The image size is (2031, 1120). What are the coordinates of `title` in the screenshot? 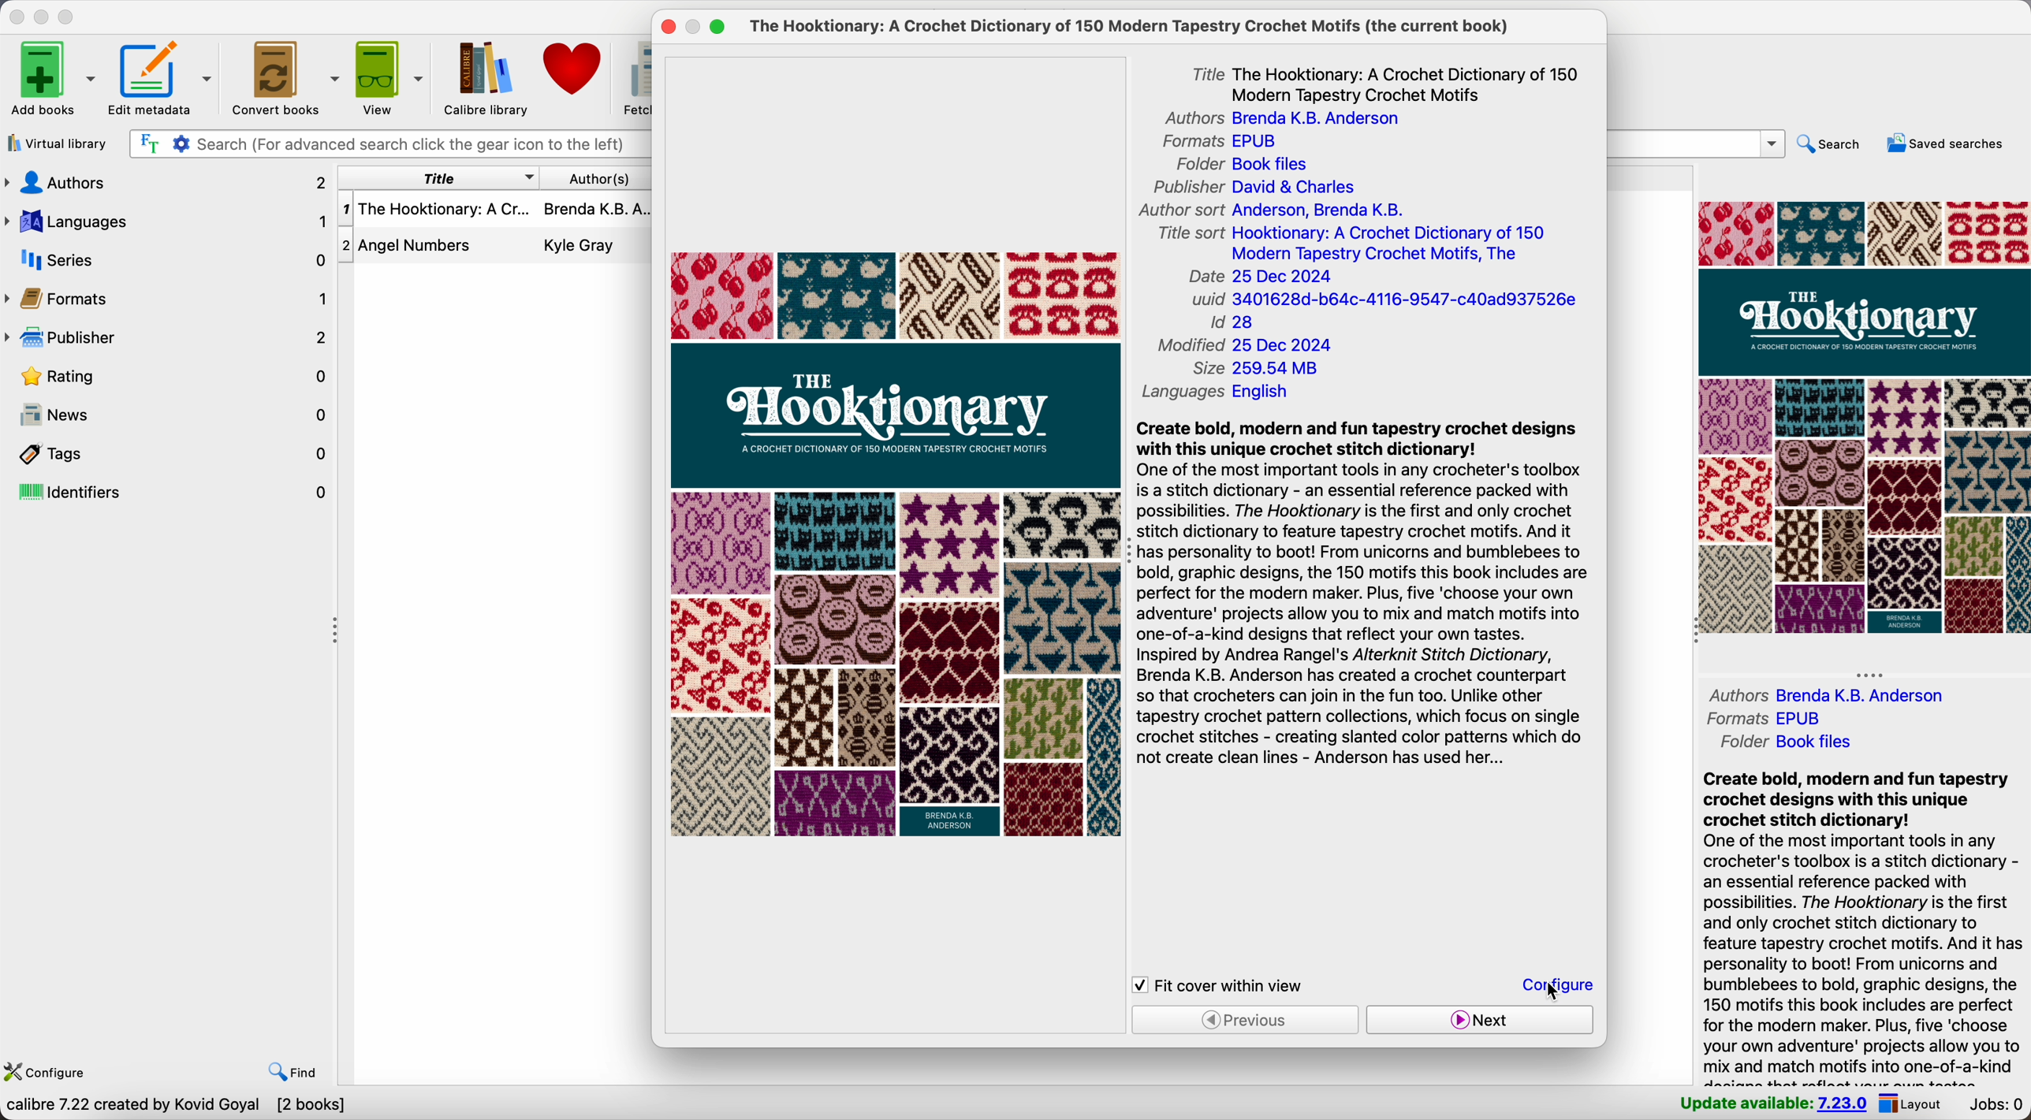 It's located at (1388, 82).